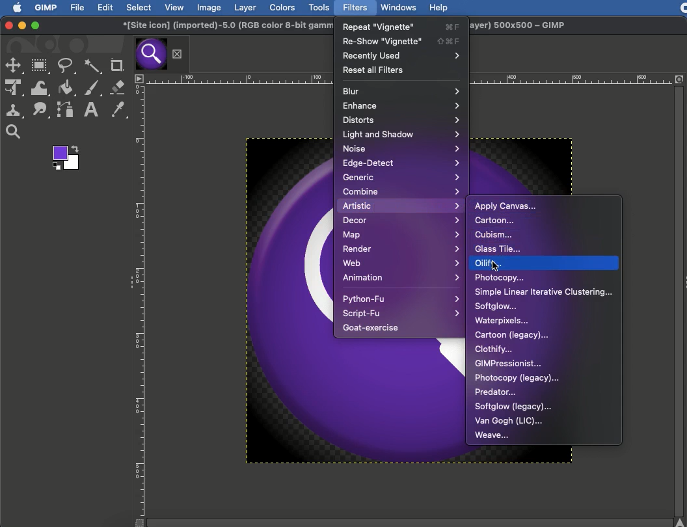 This screenshot has width=687, height=527. Describe the element at coordinates (491, 263) in the screenshot. I see `Oilify` at that location.